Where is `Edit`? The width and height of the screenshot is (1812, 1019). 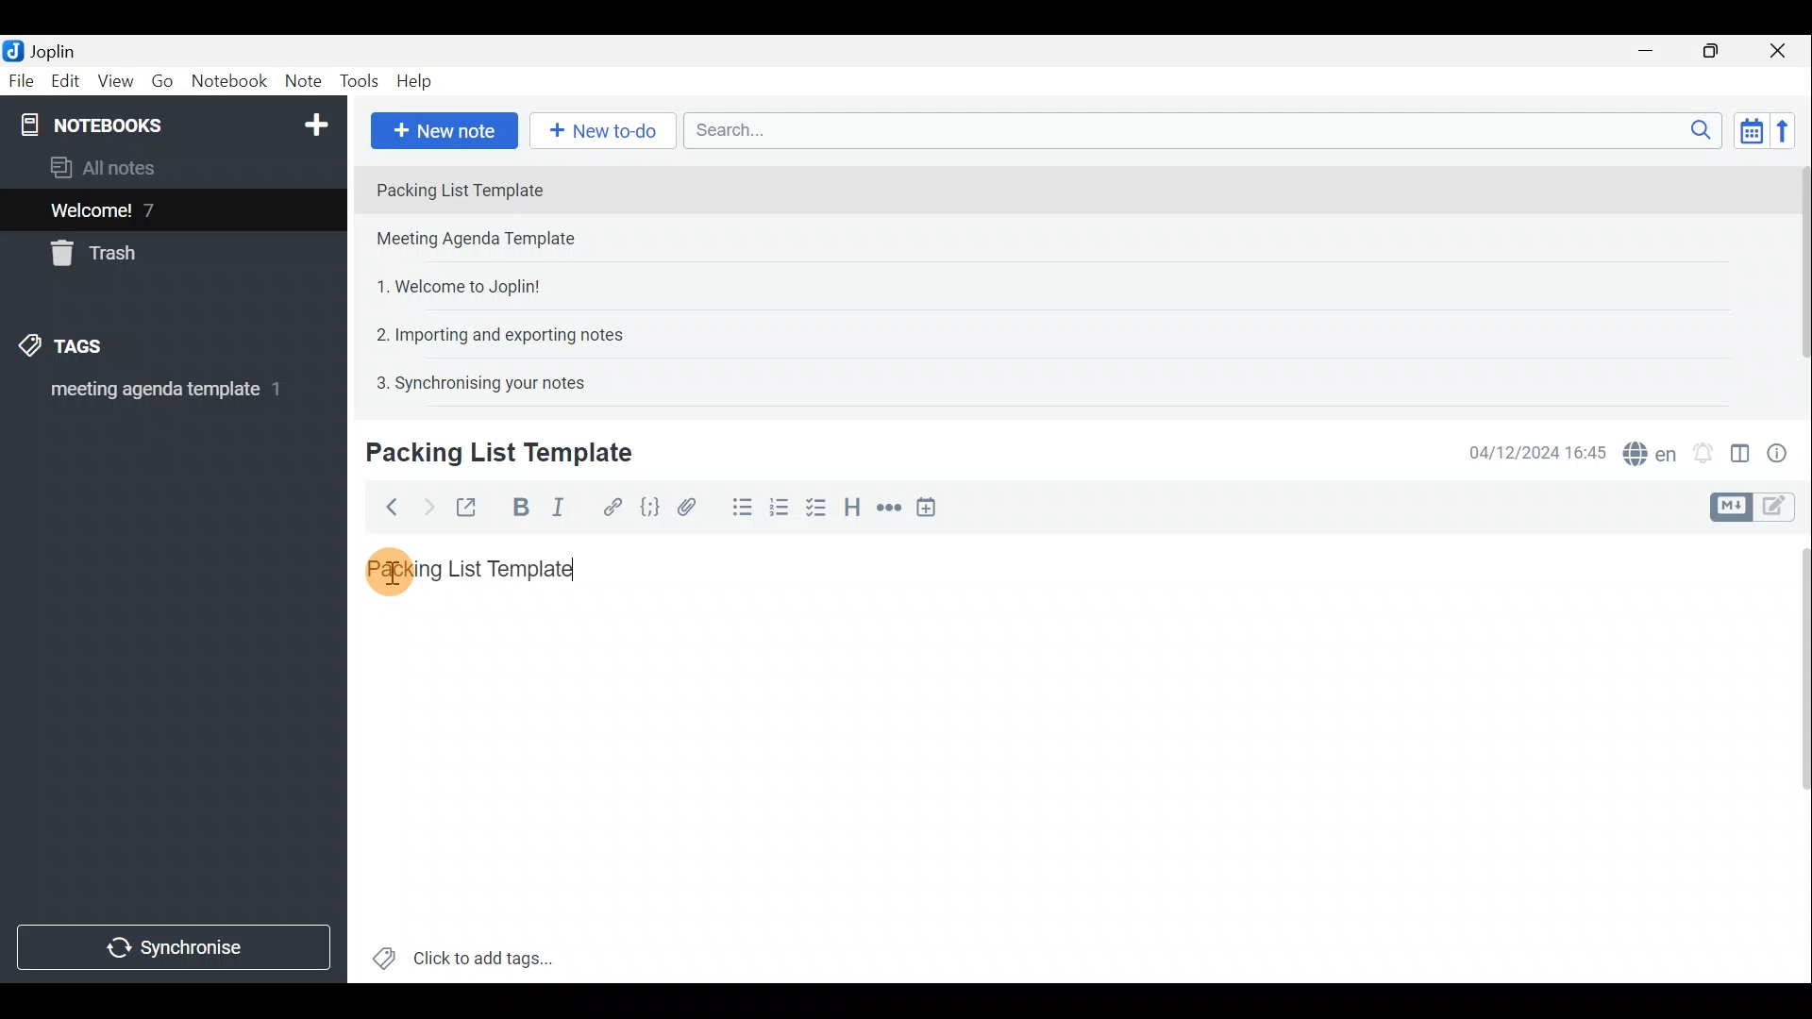 Edit is located at coordinates (61, 82).